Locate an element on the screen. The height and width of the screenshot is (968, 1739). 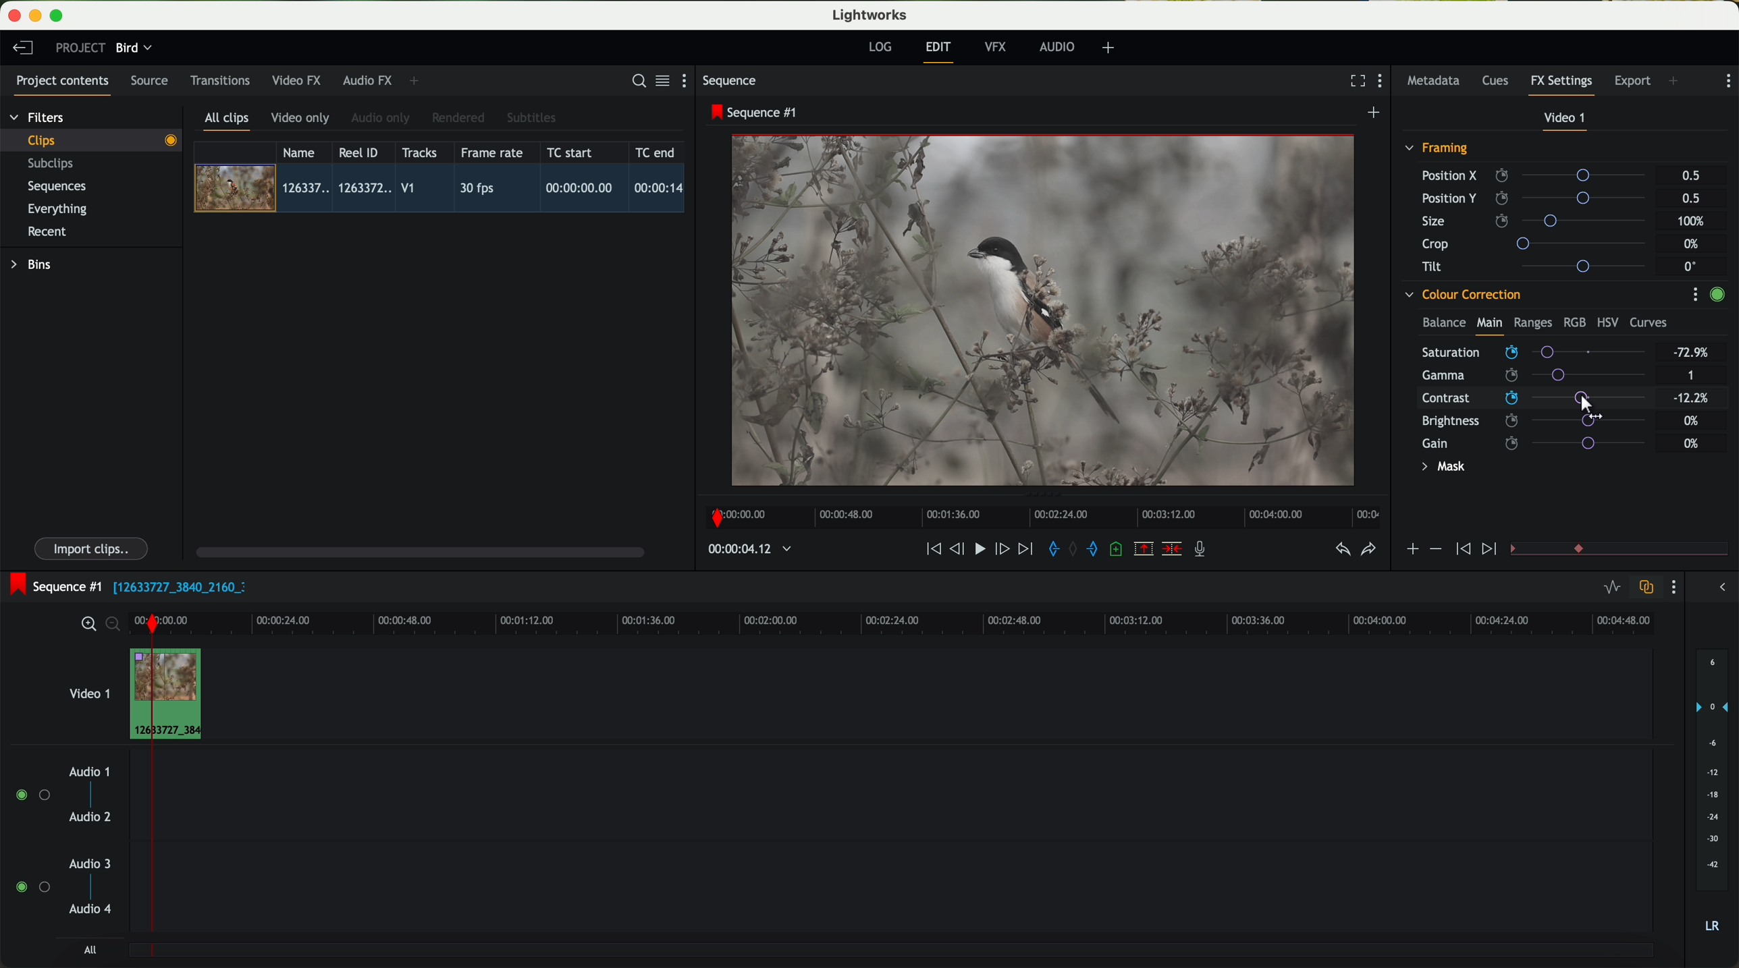
0% is located at coordinates (1692, 419).